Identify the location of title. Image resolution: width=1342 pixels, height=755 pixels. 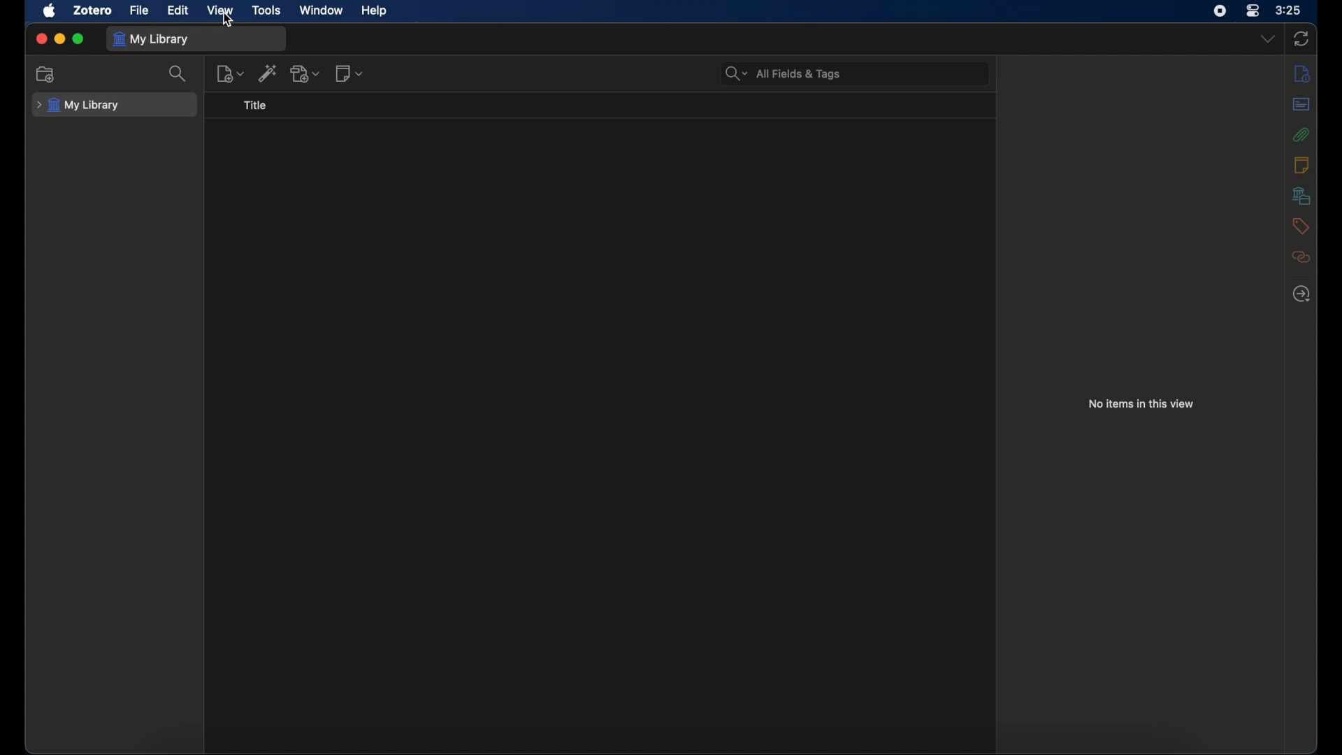
(254, 105).